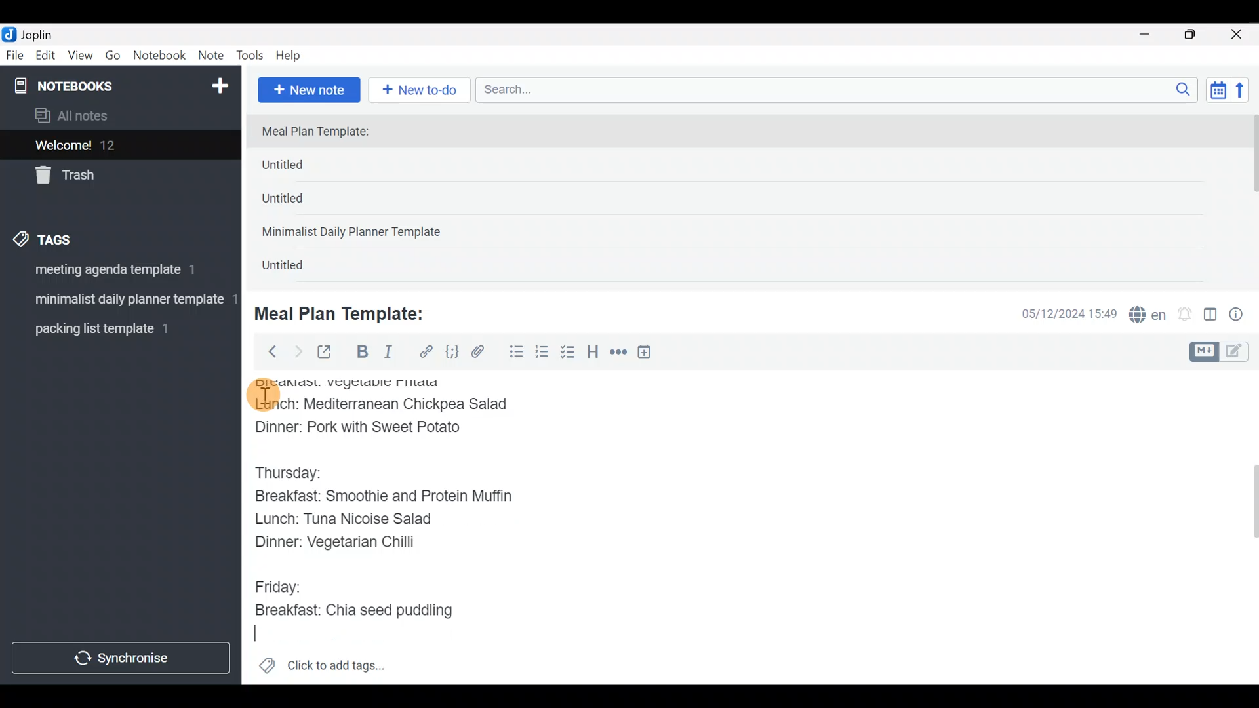 This screenshot has width=1259, height=708. Describe the element at coordinates (1247, 94) in the screenshot. I see `Reverse sort` at that location.